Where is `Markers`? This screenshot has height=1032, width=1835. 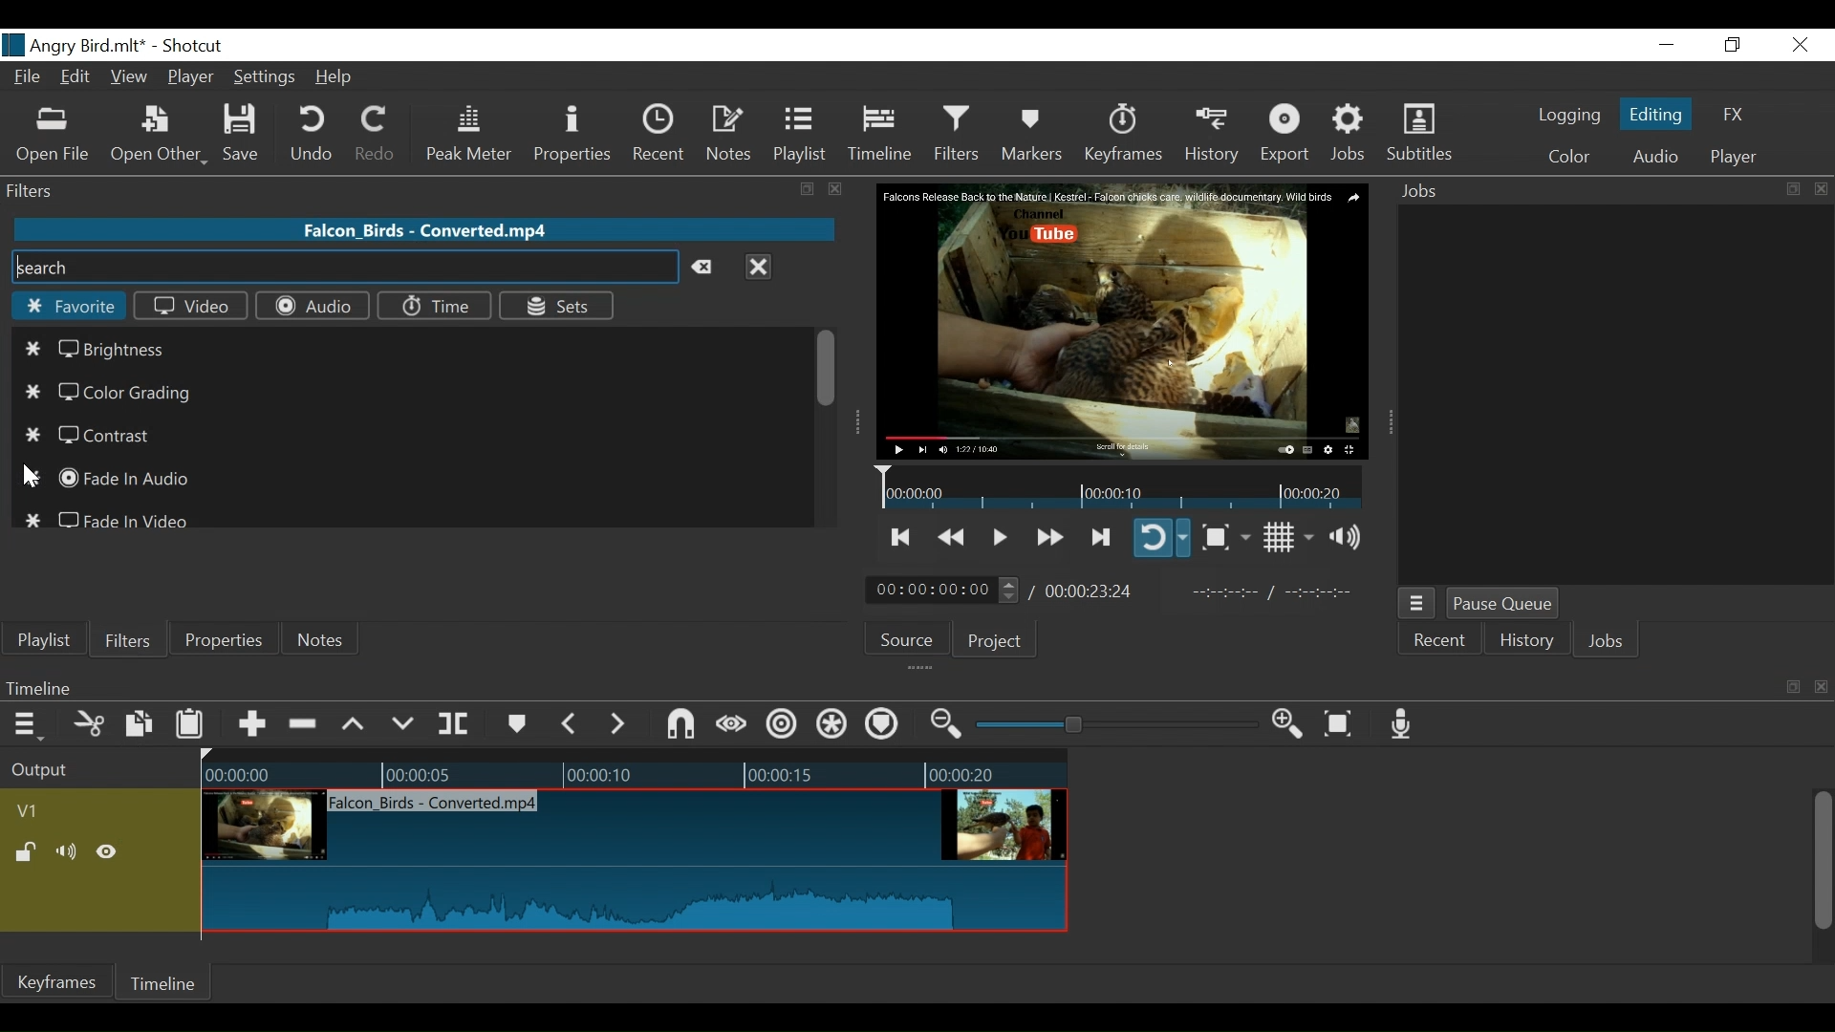 Markers is located at coordinates (1031, 134).